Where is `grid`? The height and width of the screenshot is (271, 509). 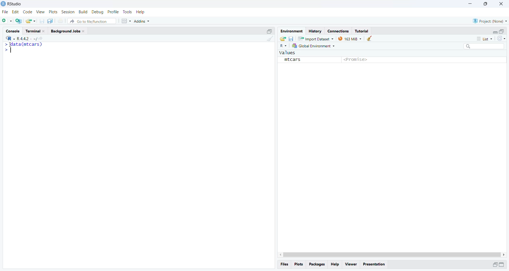
grid is located at coordinates (126, 21).